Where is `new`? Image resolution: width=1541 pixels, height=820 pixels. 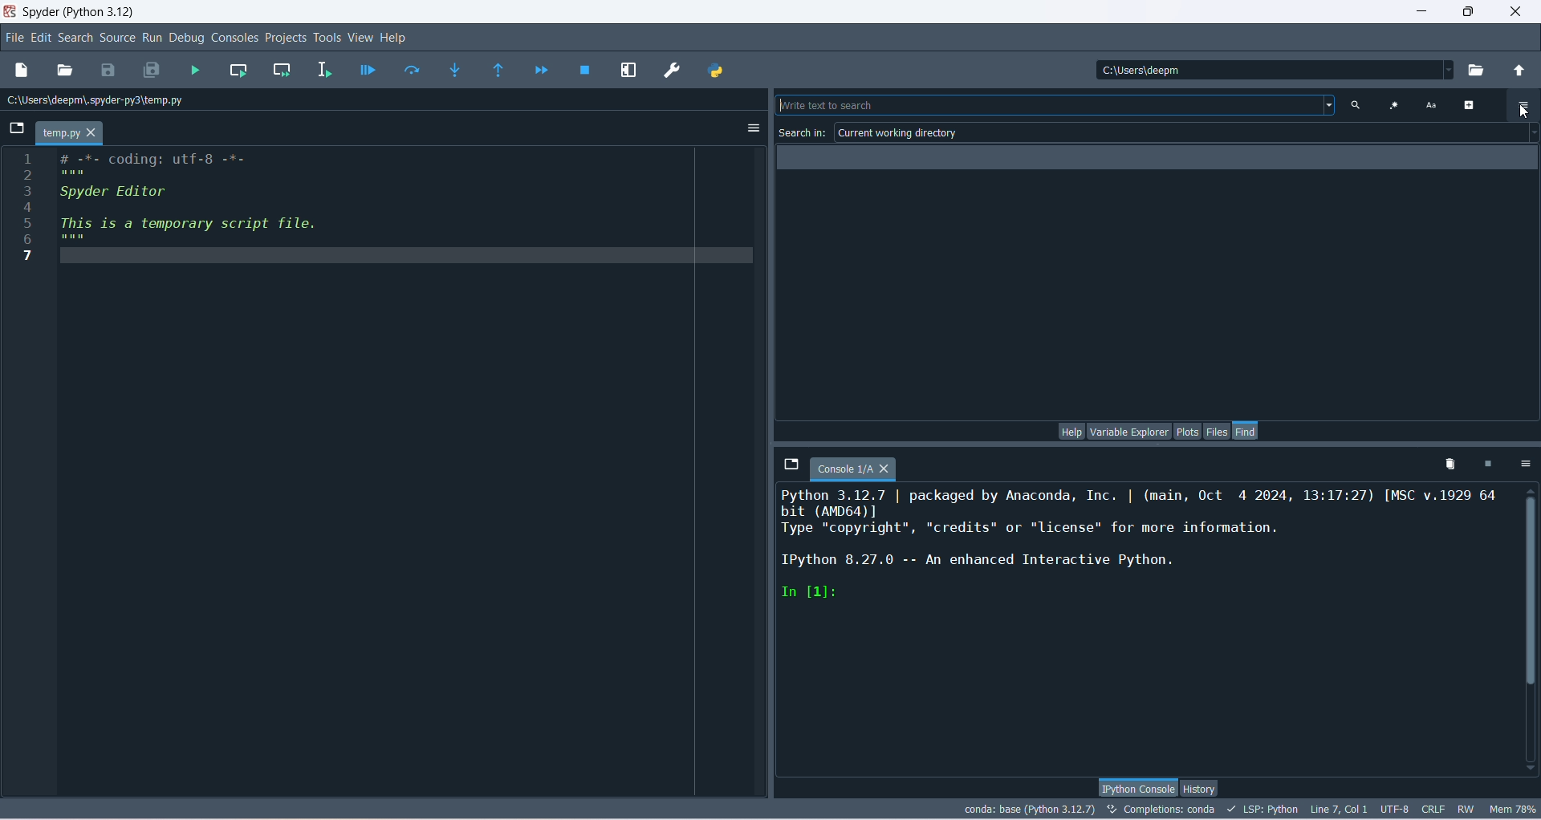
new is located at coordinates (21, 70).